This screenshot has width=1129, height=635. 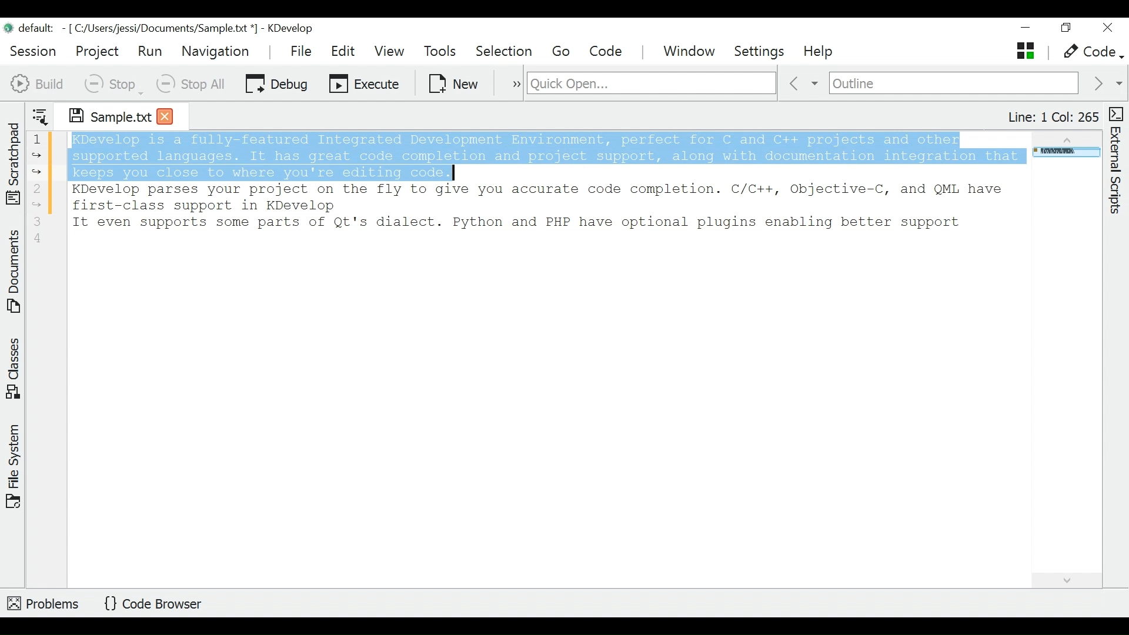 I want to click on Tools, so click(x=443, y=52).